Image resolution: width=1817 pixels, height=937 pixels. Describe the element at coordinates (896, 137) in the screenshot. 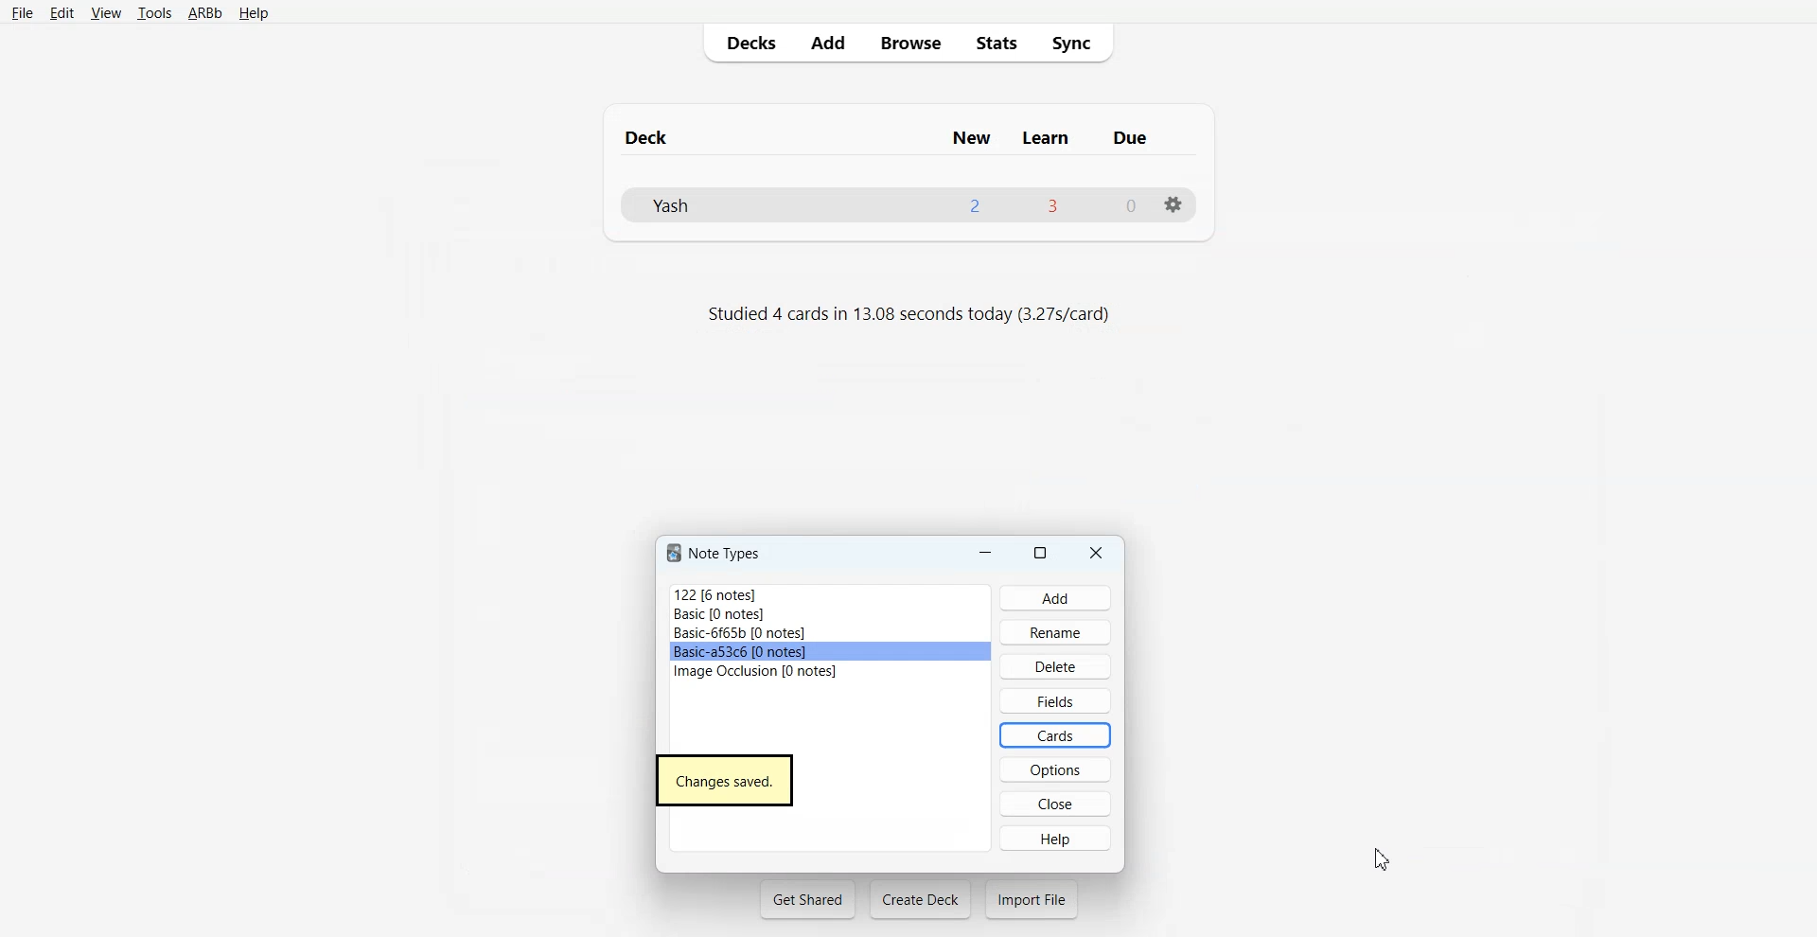

I see `Deck New Learn Due` at that location.